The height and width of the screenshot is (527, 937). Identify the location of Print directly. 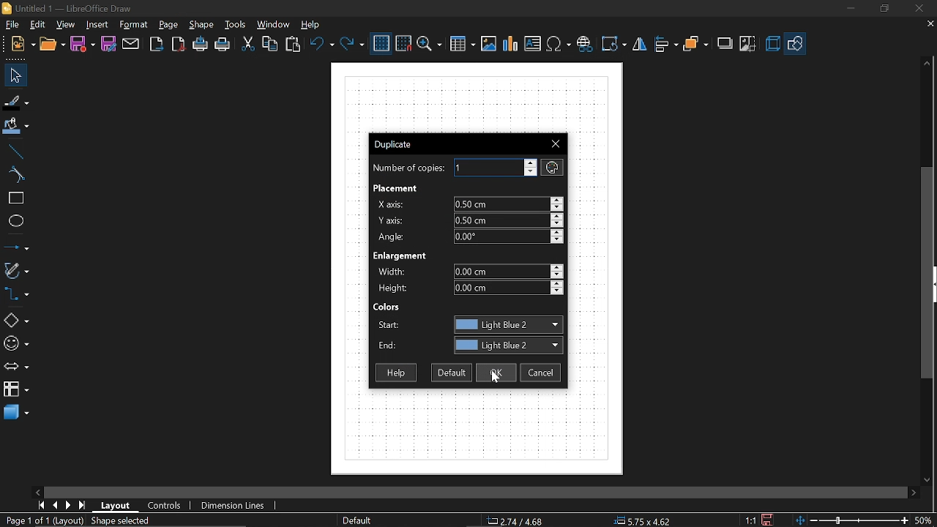
(201, 45).